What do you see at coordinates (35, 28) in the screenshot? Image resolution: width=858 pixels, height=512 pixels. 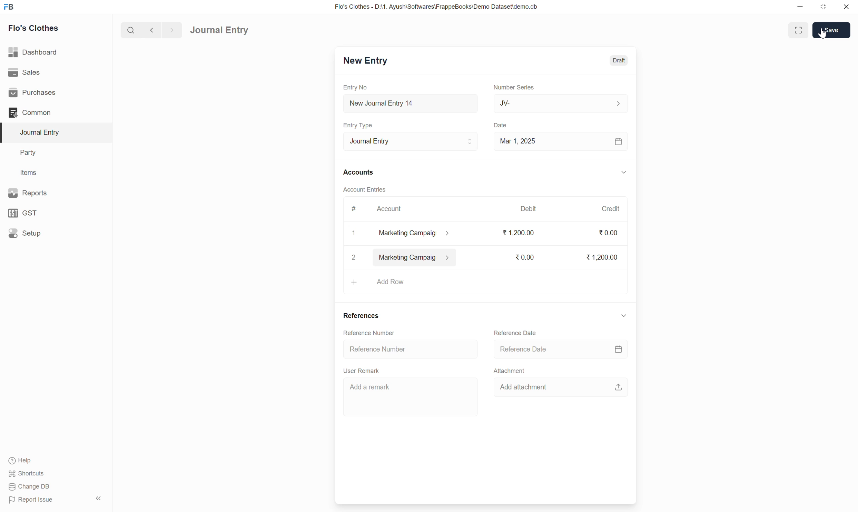 I see `Flo's Clothes` at bounding box center [35, 28].